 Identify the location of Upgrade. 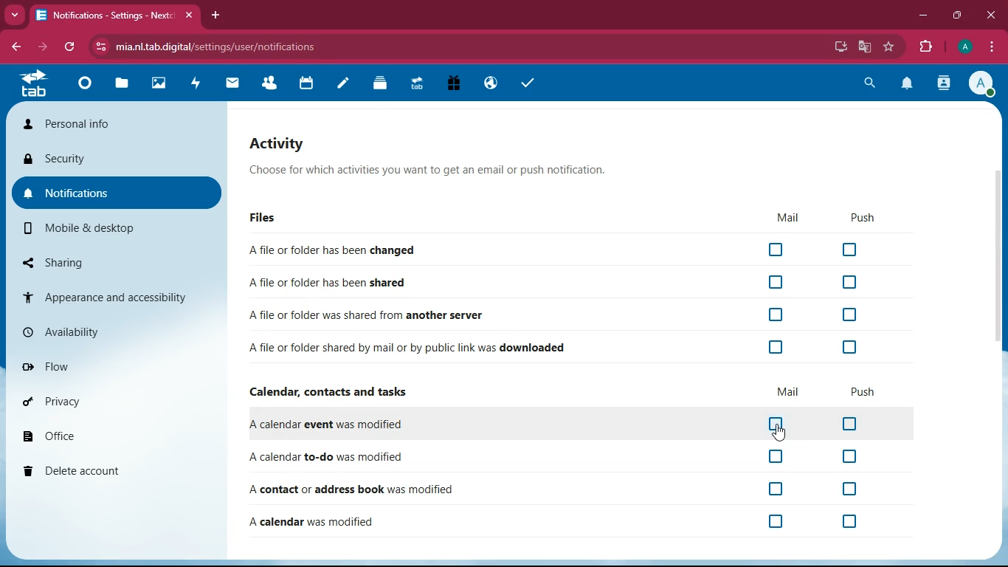
(418, 85).